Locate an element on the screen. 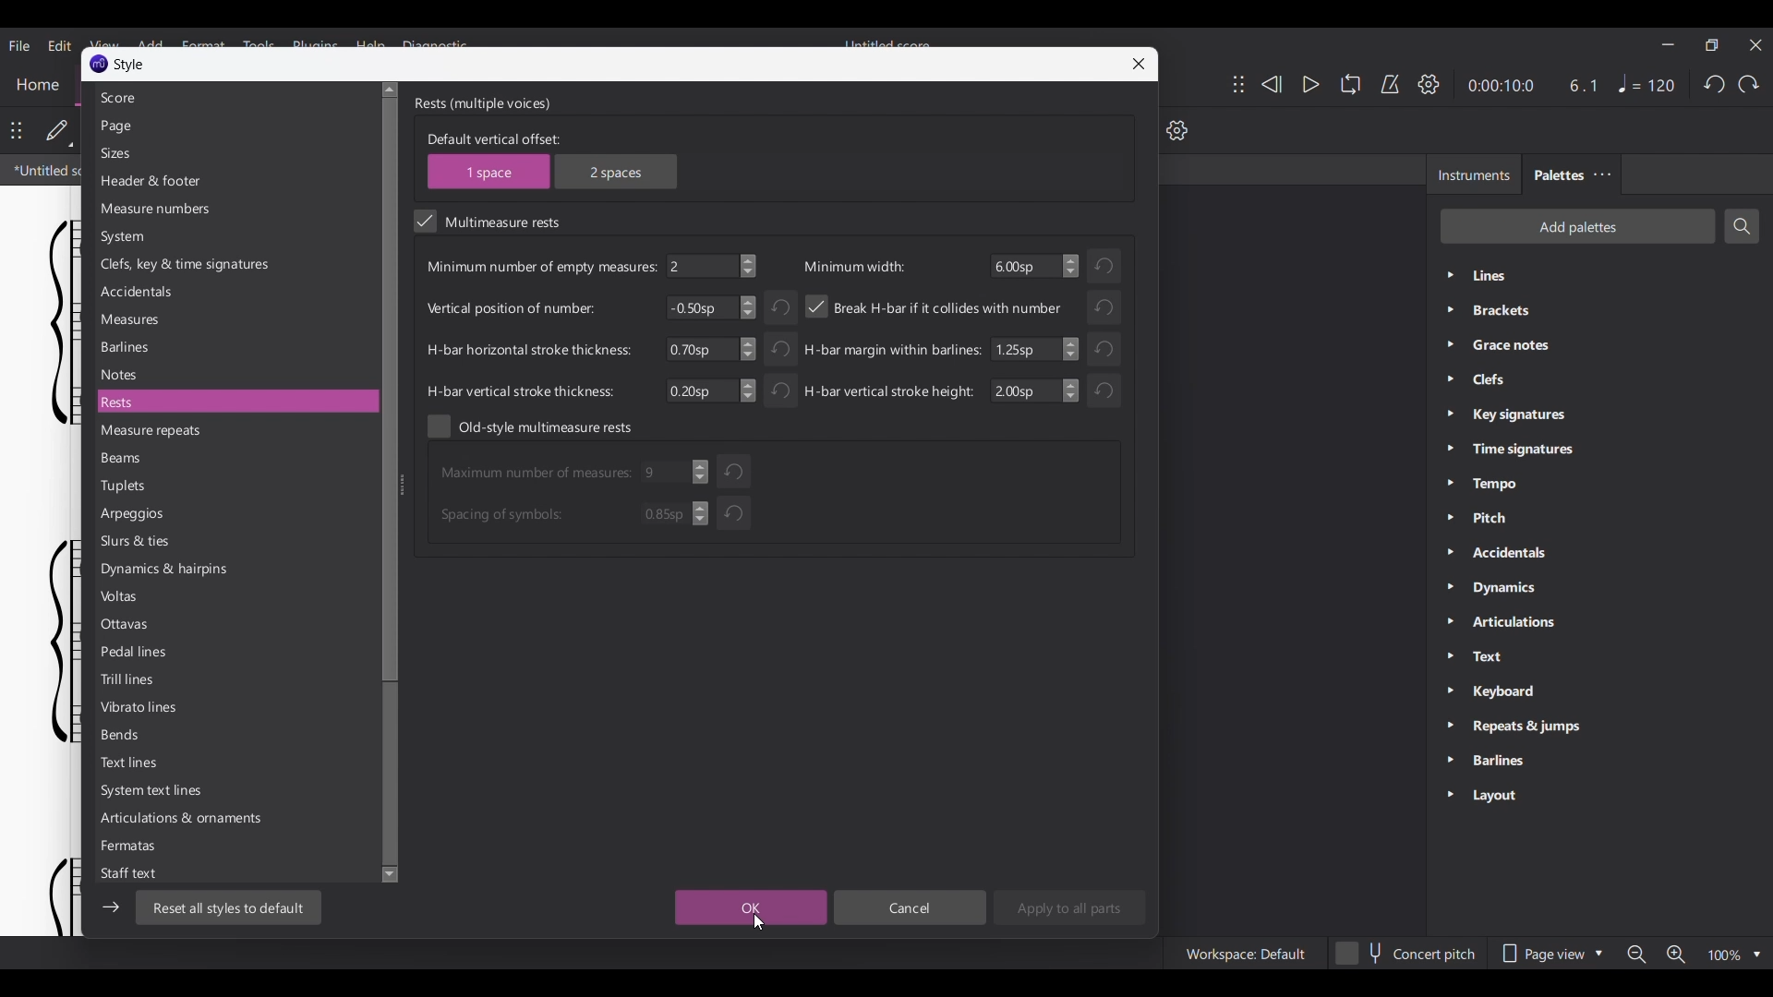  Toggle for Concert pitch is located at coordinates (1406, 954).